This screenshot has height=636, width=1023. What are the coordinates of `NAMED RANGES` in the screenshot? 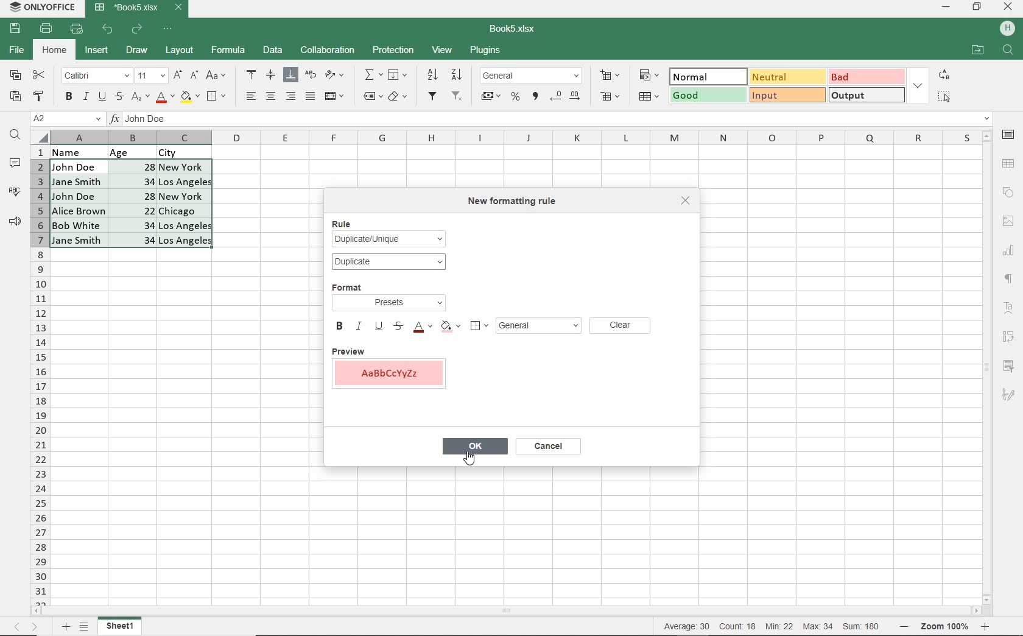 It's located at (372, 97).